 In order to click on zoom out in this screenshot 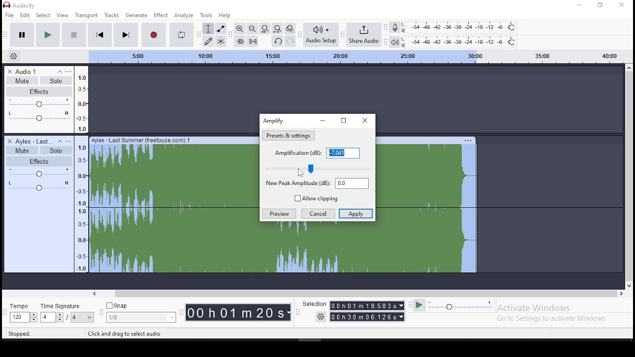, I will do `click(252, 28)`.